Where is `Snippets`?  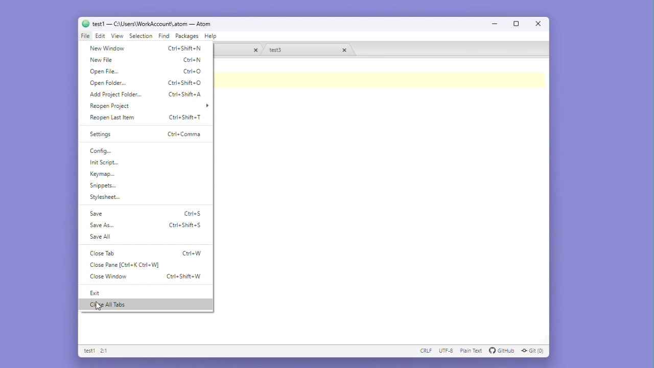 Snippets is located at coordinates (108, 185).